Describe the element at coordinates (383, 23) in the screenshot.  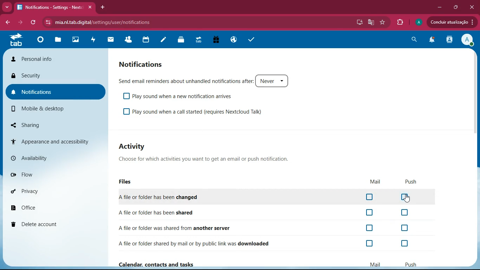
I see `favourite` at that location.